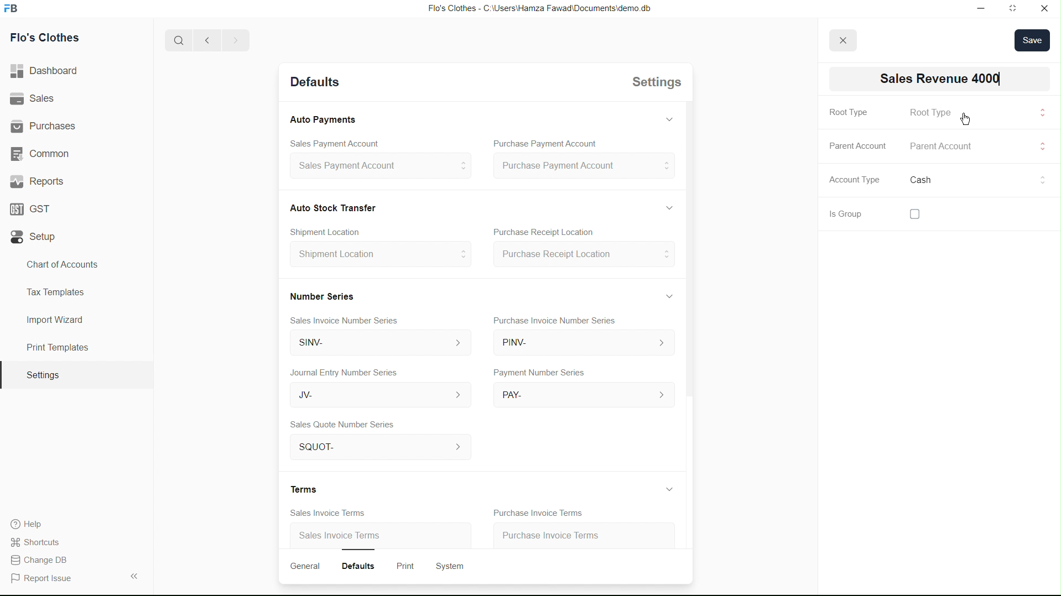 The width and height of the screenshot is (1061, 596). I want to click on Hide , so click(667, 206).